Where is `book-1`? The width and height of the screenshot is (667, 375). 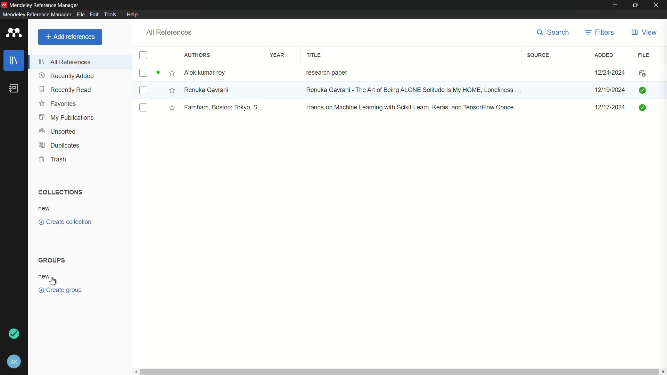
book-1 is located at coordinates (143, 73).